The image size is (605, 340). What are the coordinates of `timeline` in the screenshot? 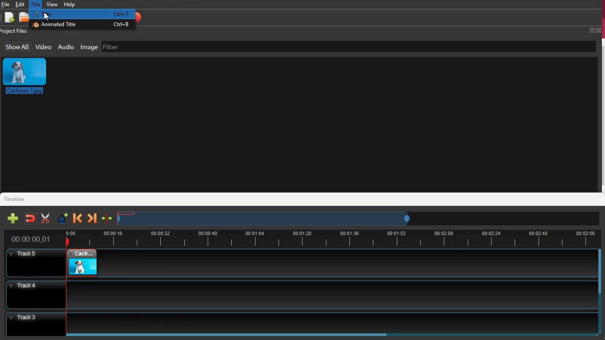 It's located at (18, 198).